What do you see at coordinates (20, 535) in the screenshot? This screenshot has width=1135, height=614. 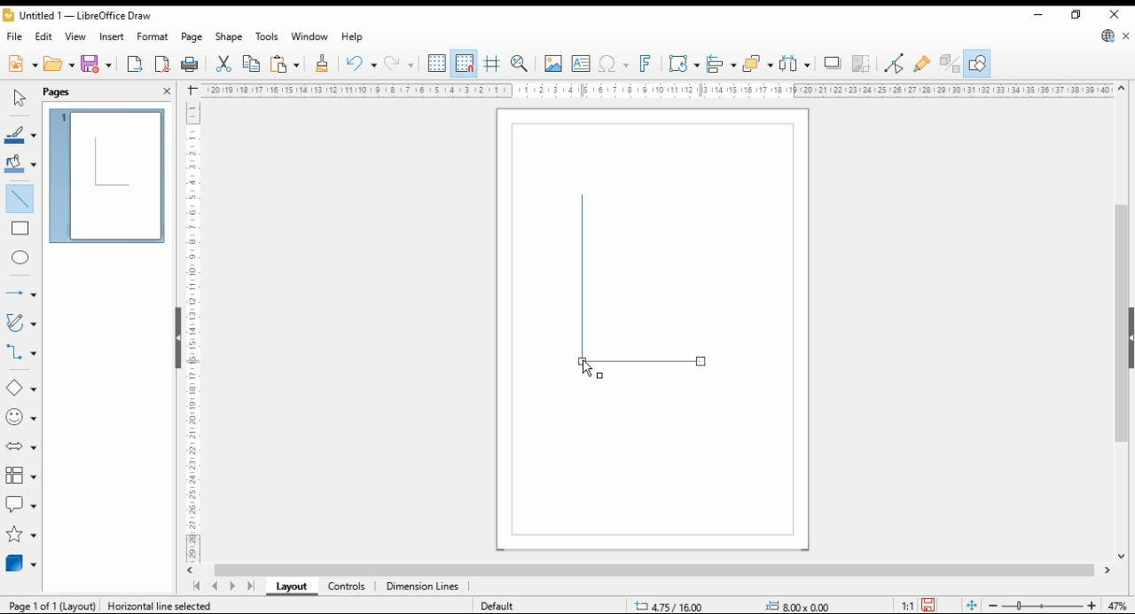 I see `stars and banners` at bounding box center [20, 535].